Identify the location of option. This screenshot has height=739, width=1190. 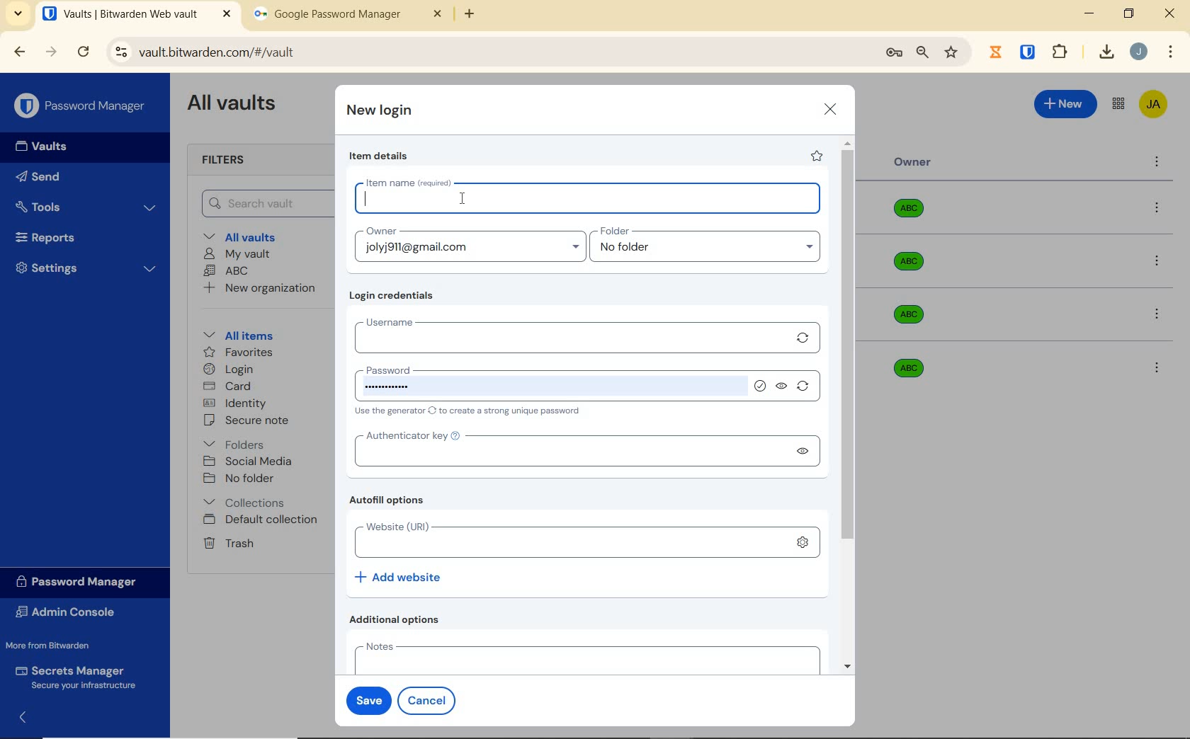
(1160, 263).